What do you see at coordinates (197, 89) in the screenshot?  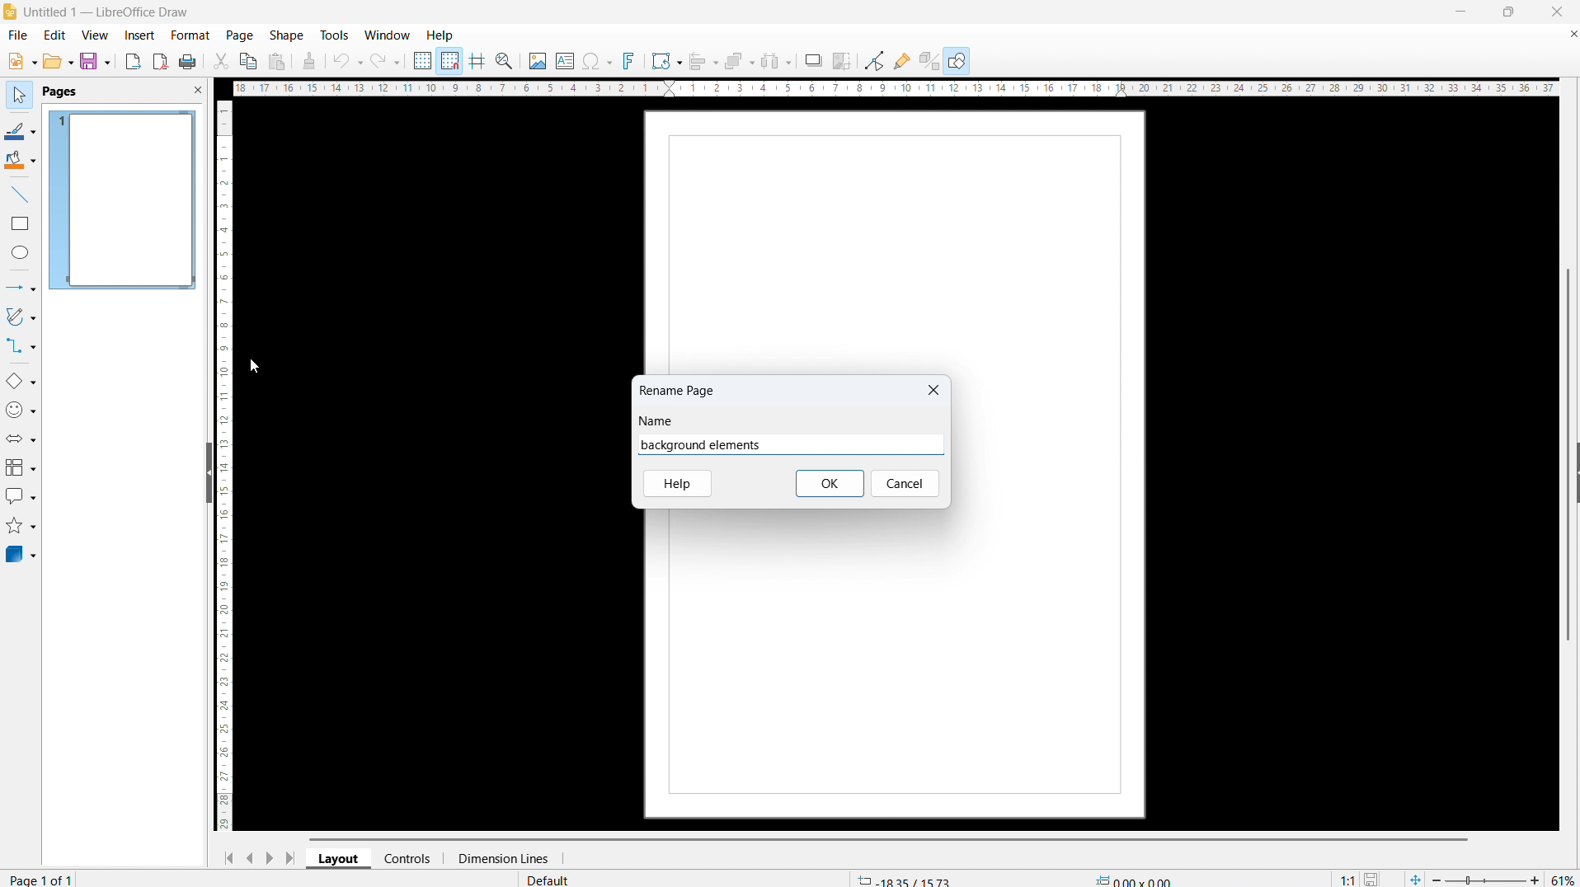 I see `close pane` at bounding box center [197, 89].